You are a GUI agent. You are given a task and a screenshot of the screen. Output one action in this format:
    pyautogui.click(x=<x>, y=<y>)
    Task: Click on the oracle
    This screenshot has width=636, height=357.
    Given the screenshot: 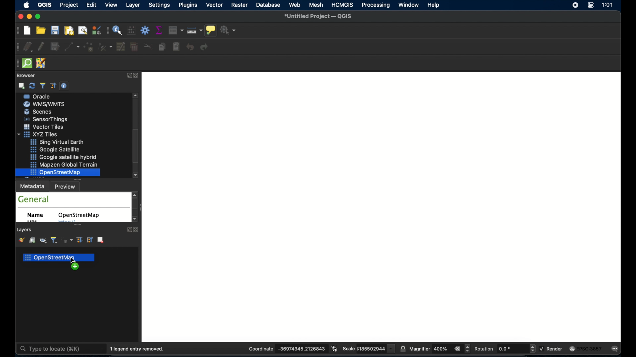 What is the action you would take?
    pyautogui.click(x=47, y=120)
    